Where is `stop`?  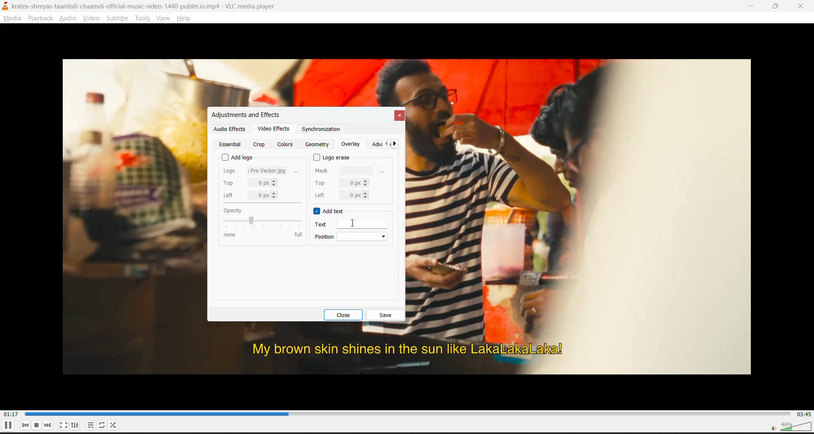 stop is located at coordinates (38, 426).